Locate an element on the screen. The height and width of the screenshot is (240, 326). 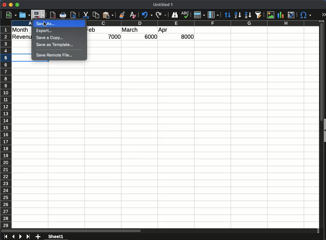
cut is located at coordinates (85, 15).